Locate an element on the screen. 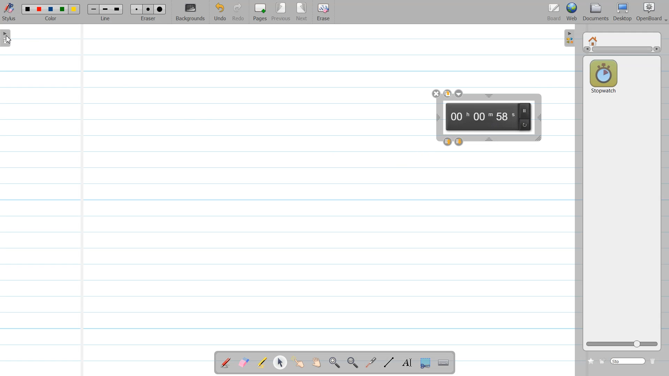  Time window Size adjustment is located at coordinates (539, 139).